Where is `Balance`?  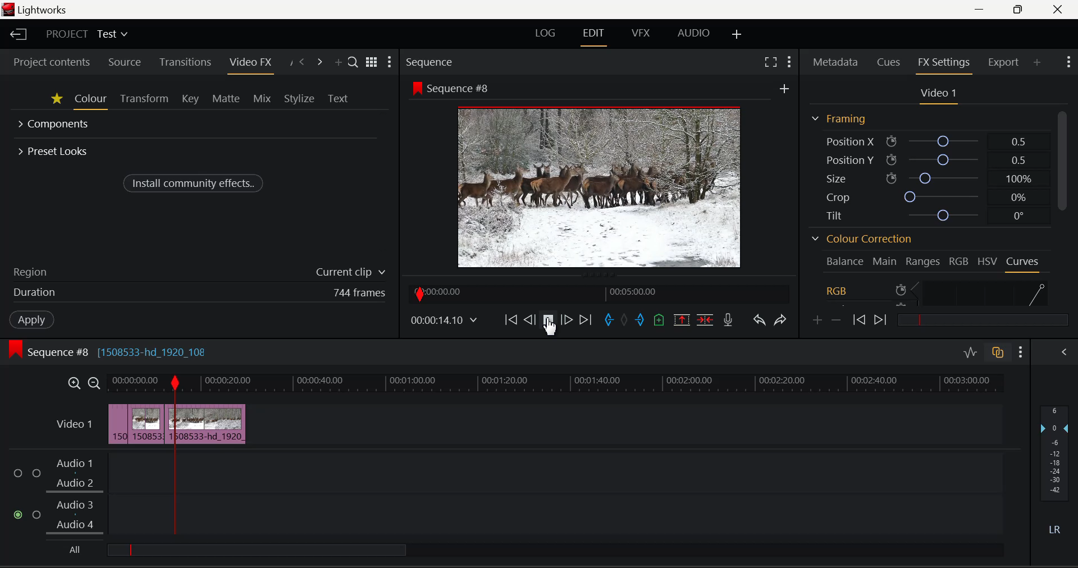 Balance is located at coordinates (844, 261).